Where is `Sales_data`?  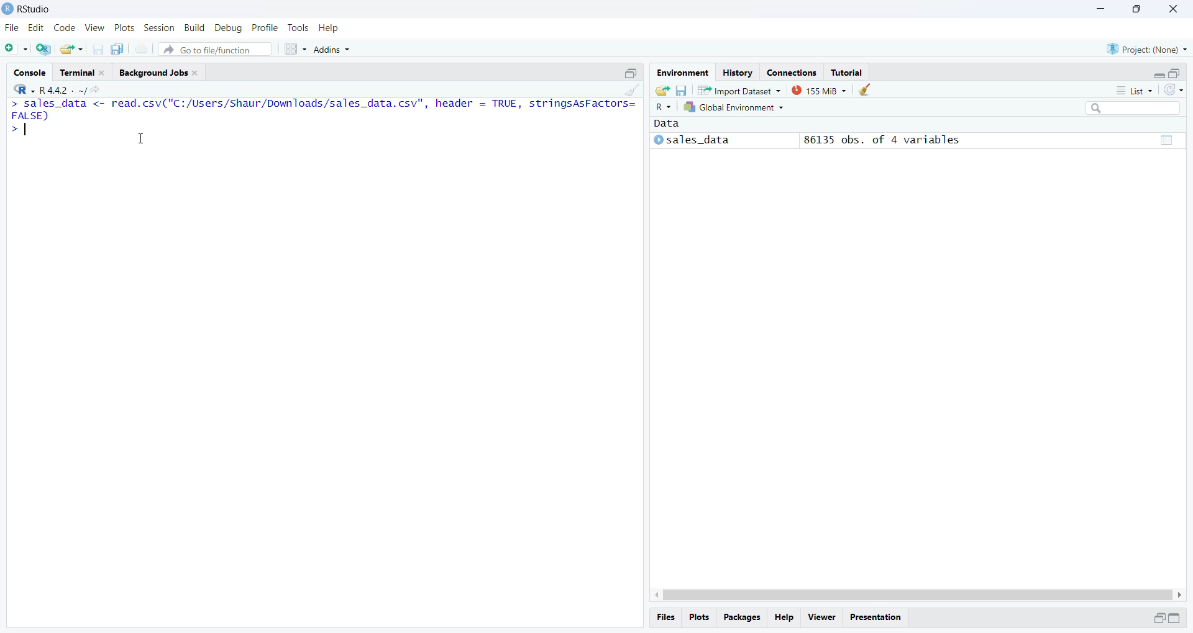
Sales_data is located at coordinates (694, 141).